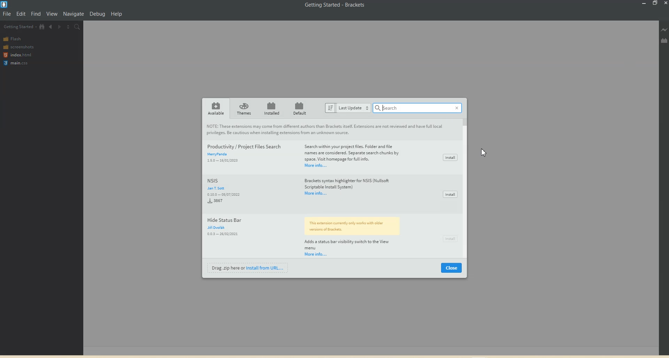 The height and width of the screenshot is (358, 669). What do you see at coordinates (243, 108) in the screenshot?
I see `Themes` at bounding box center [243, 108].